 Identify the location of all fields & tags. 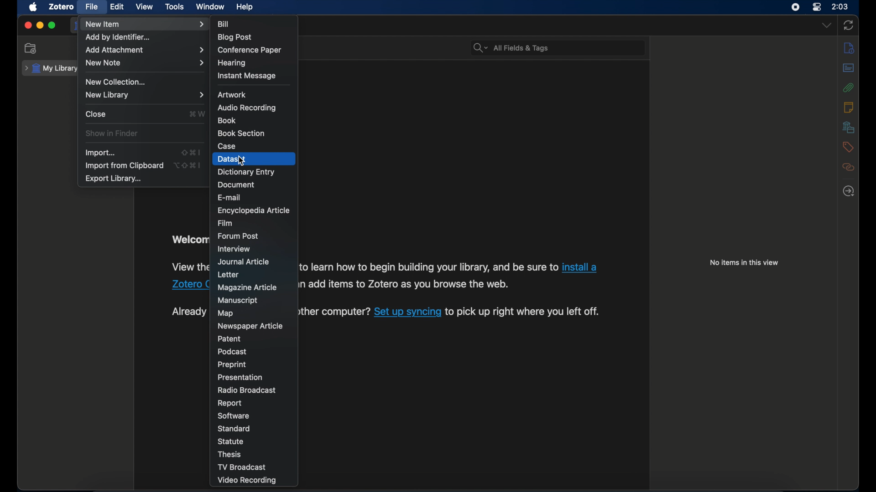
(510, 48).